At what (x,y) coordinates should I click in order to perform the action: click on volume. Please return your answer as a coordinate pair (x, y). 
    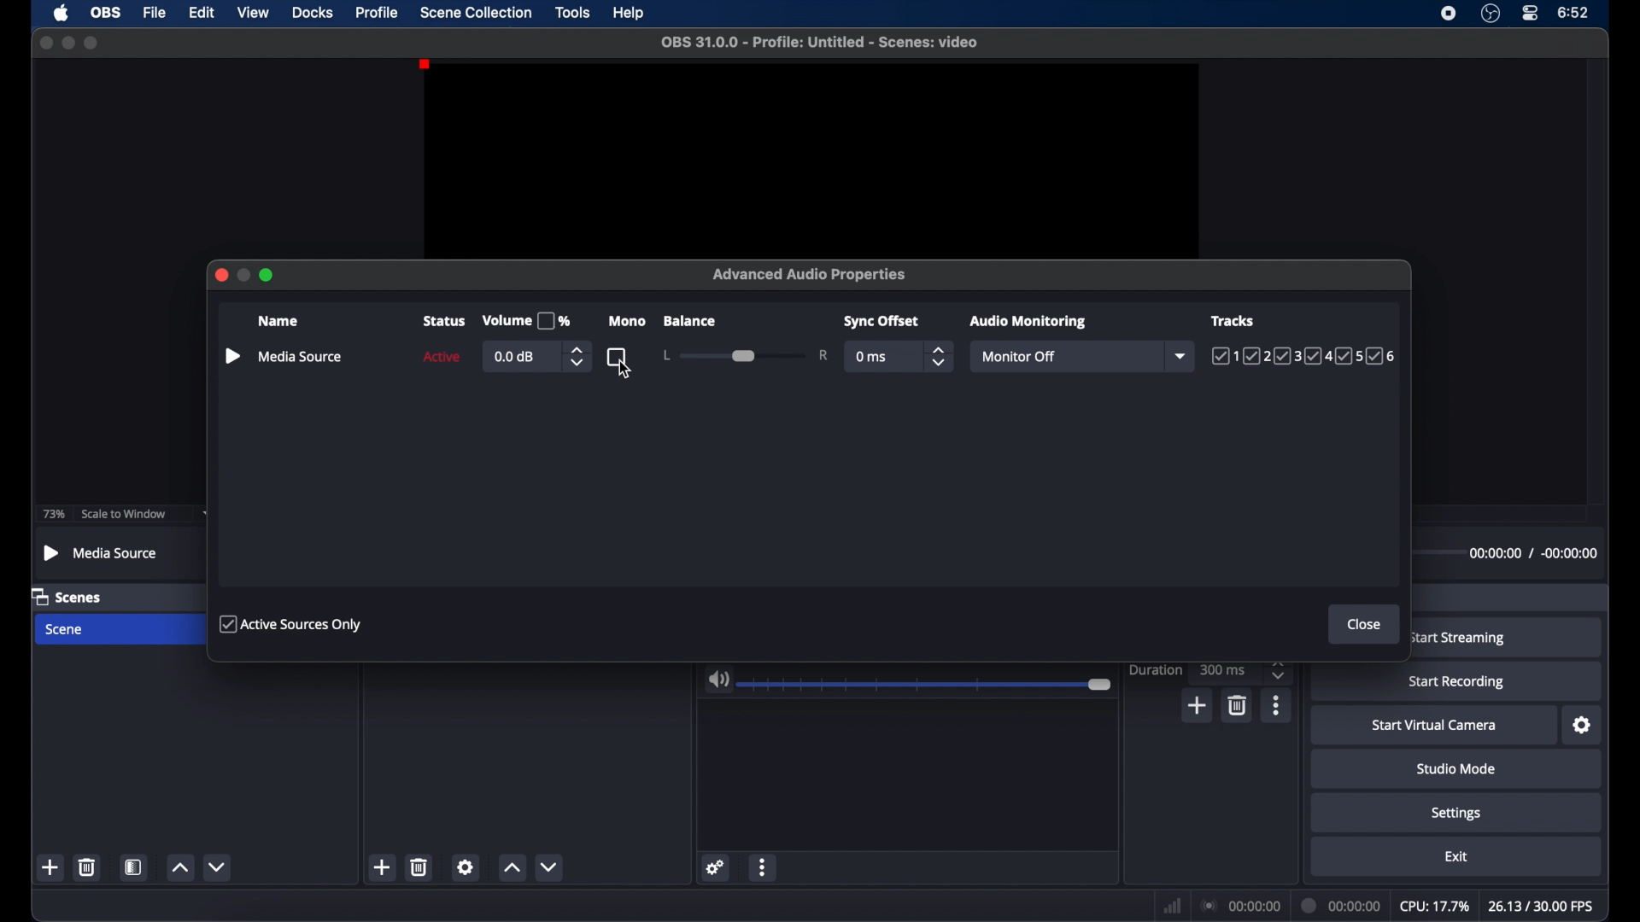
    Looking at the image, I should click on (718, 680).